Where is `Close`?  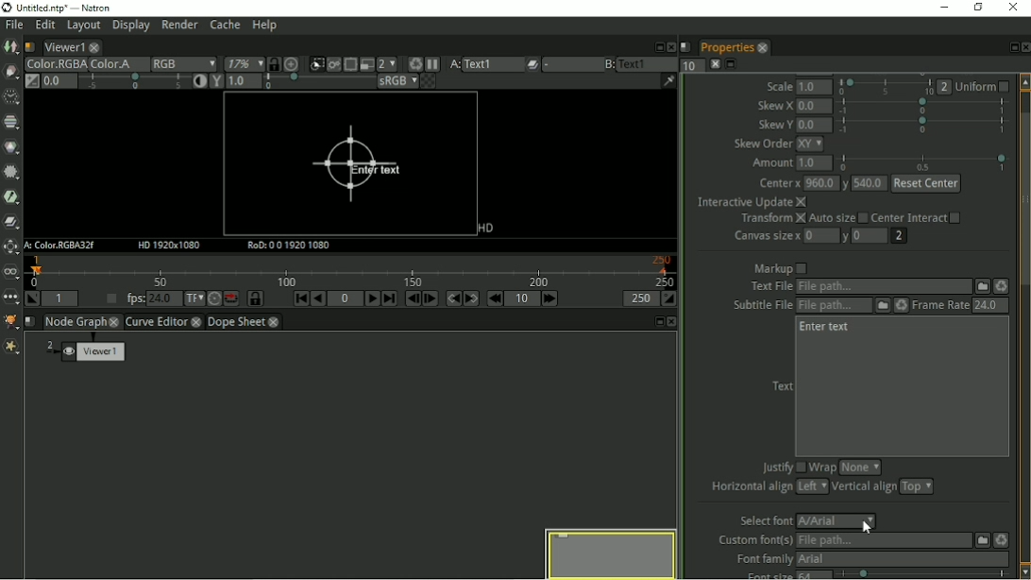 Close is located at coordinates (673, 322).